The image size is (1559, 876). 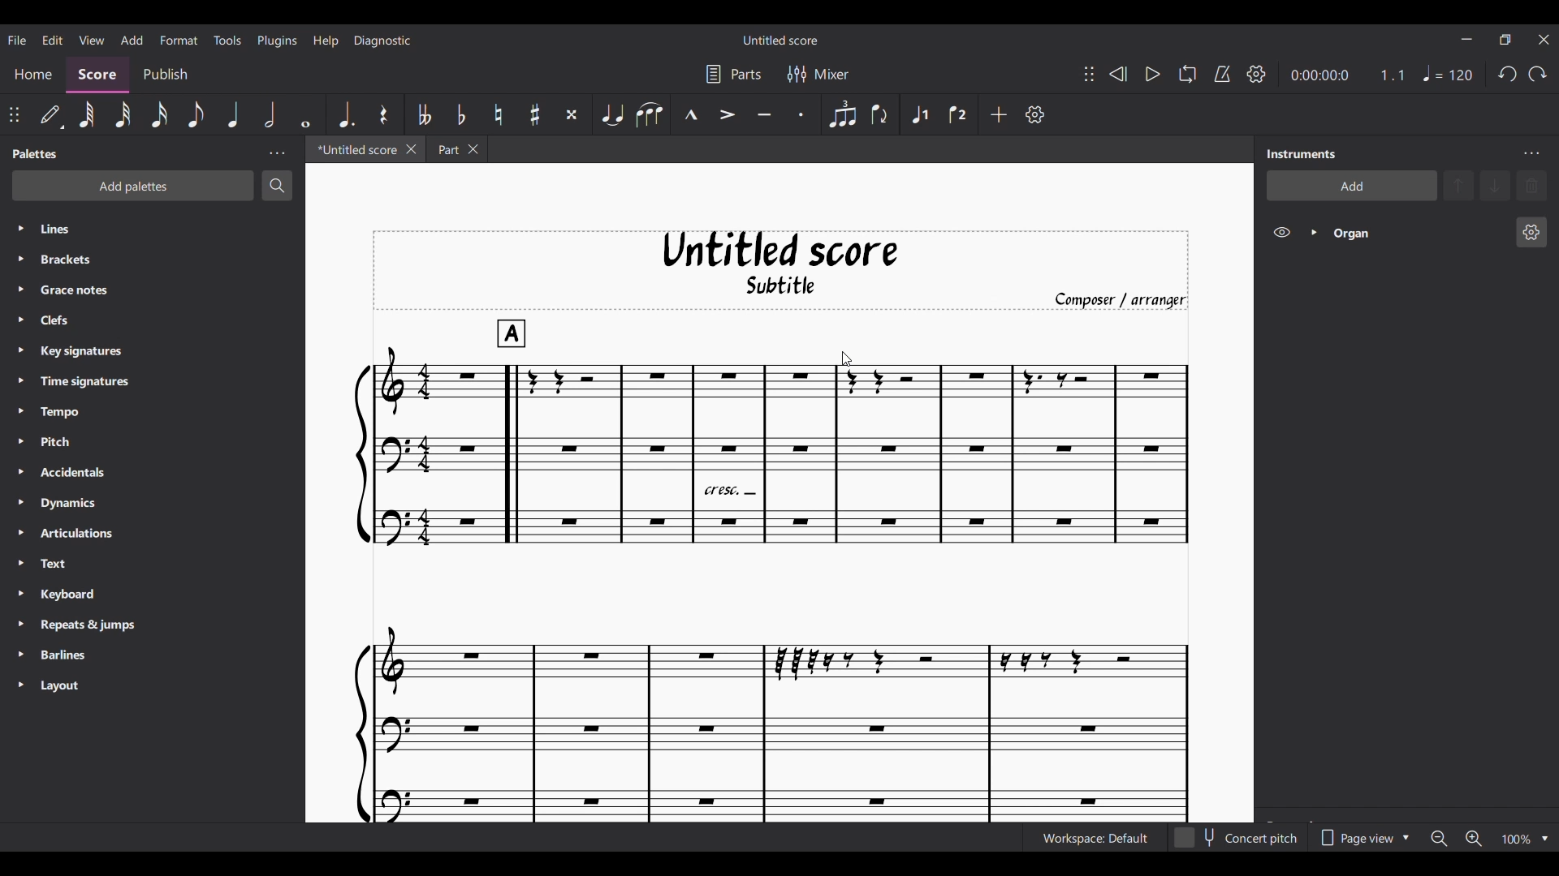 What do you see at coordinates (1545, 839) in the screenshot?
I see `Zoom options` at bounding box center [1545, 839].